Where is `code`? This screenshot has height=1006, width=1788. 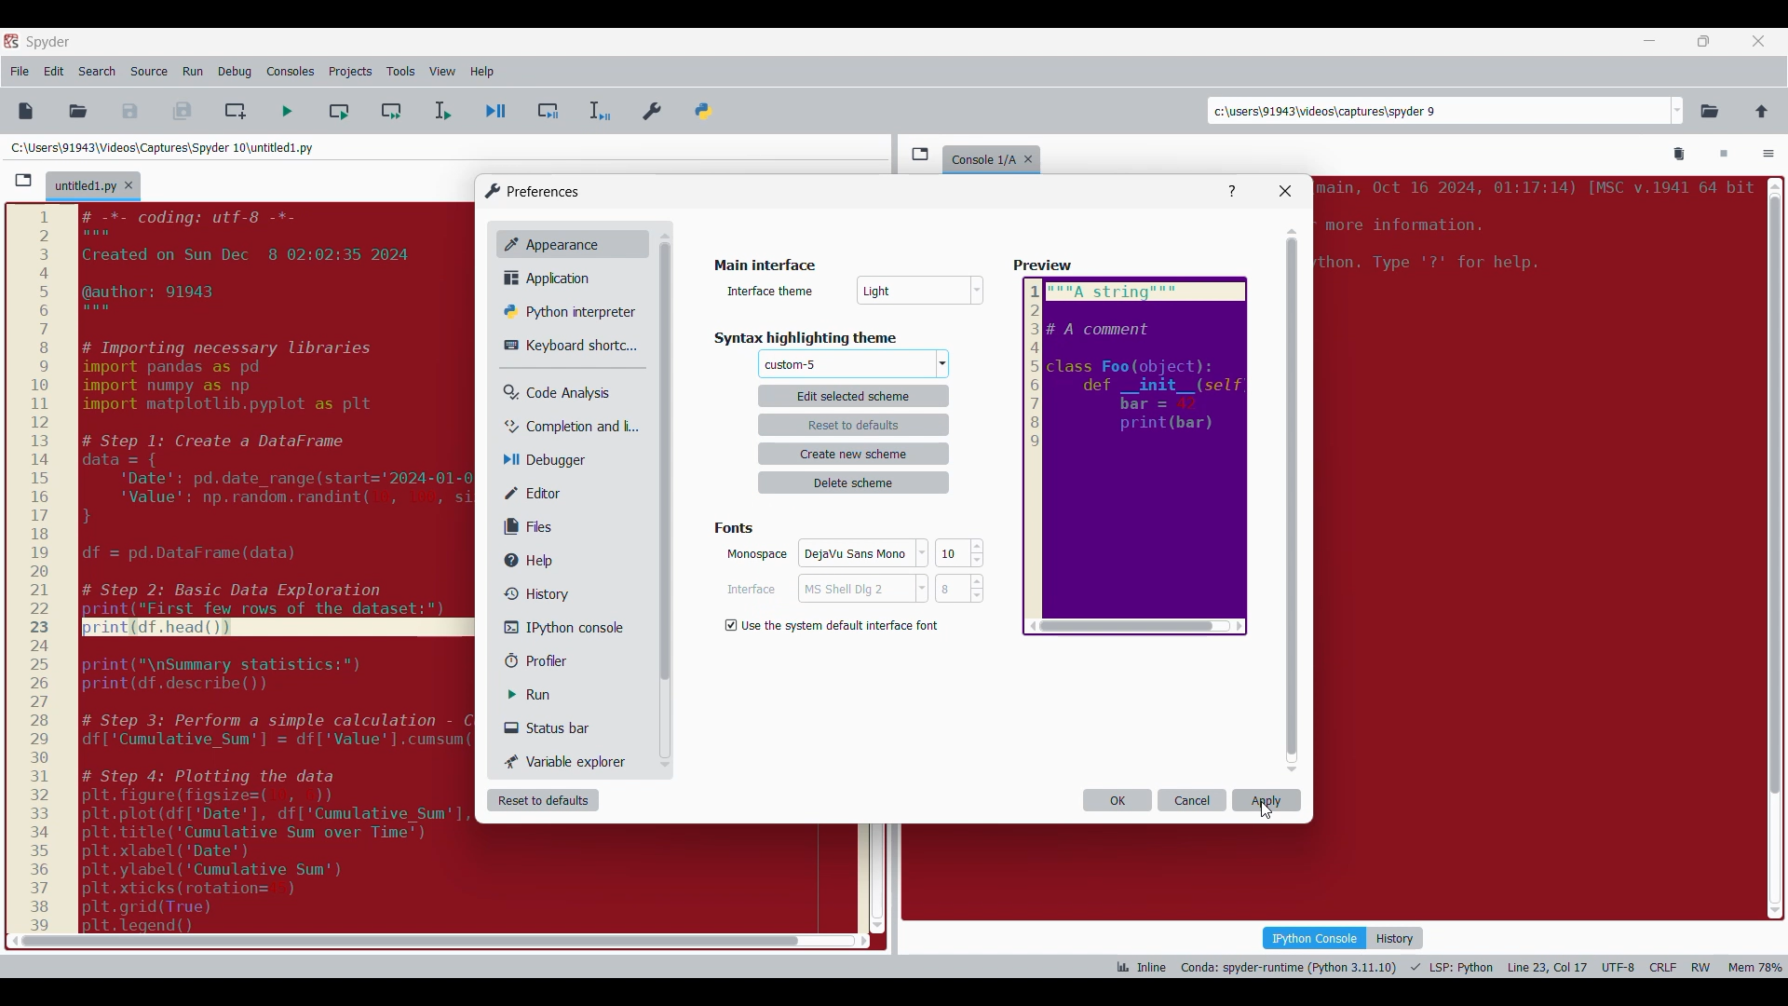 code is located at coordinates (279, 566).